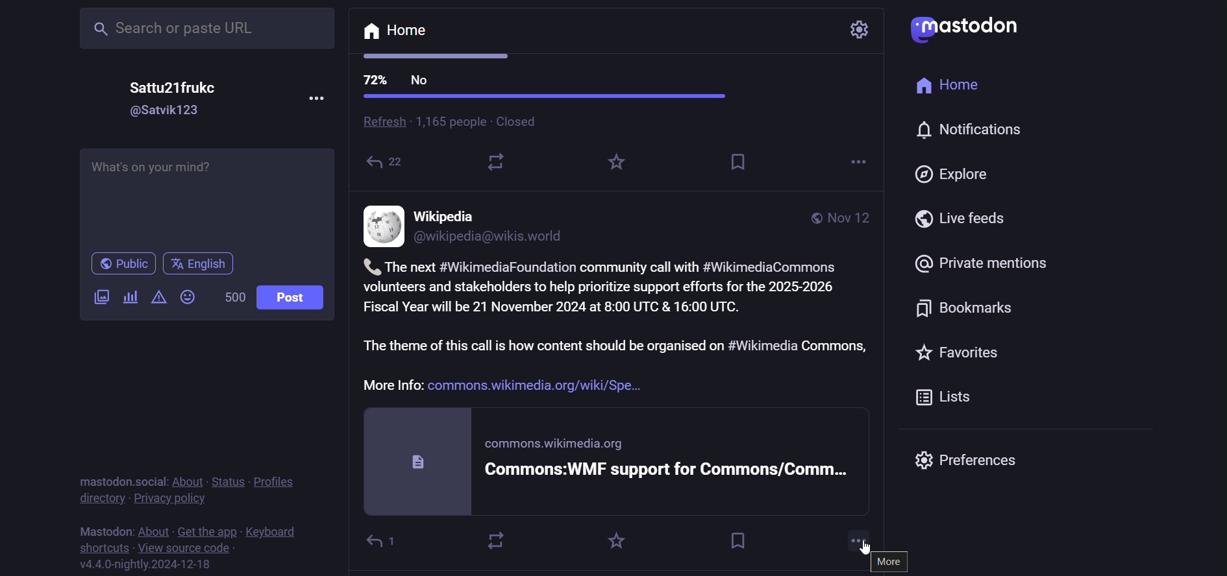  I want to click on public, so click(813, 219).